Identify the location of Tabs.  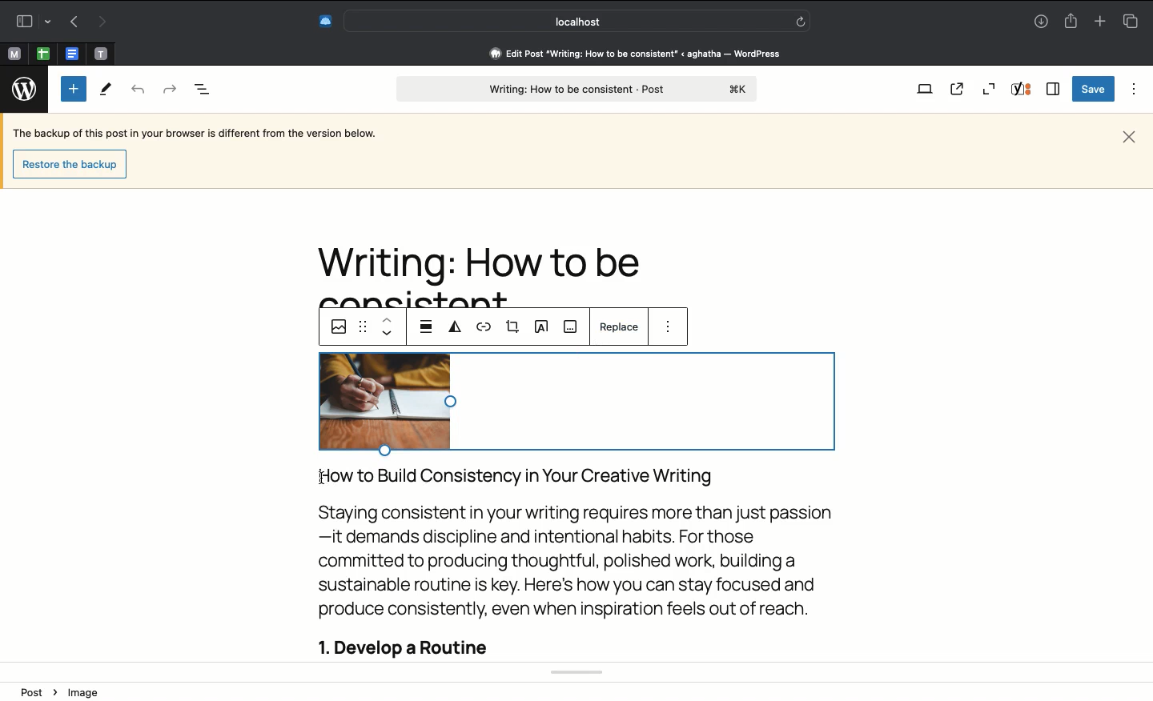
(1131, 21).